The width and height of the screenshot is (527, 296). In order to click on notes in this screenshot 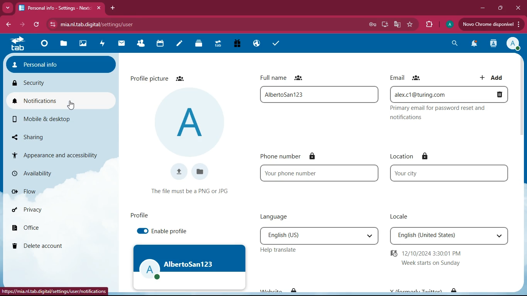, I will do `click(179, 44)`.